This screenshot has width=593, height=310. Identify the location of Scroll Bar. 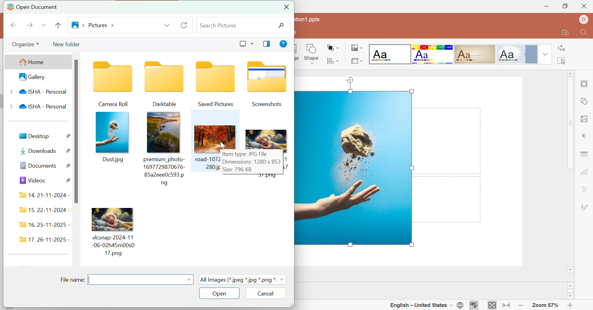
(570, 123).